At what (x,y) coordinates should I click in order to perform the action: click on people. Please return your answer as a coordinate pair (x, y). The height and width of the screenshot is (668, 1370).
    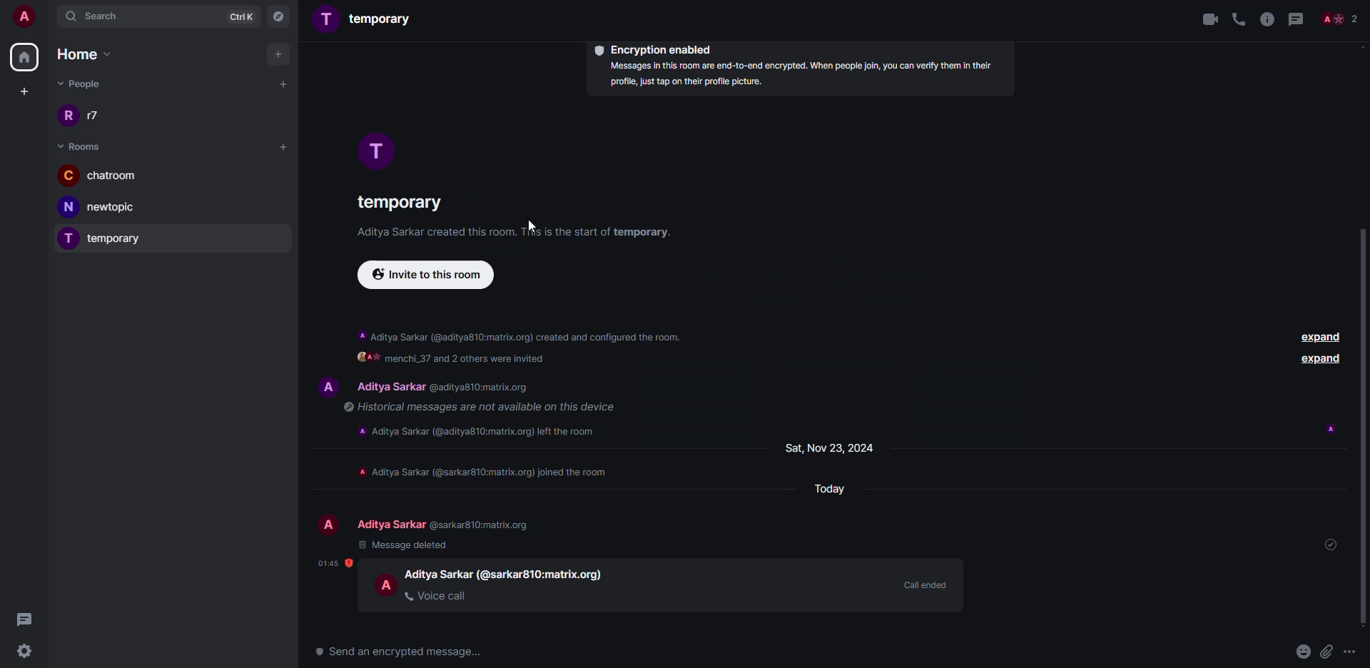
    Looking at the image, I should click on (1341, 18).